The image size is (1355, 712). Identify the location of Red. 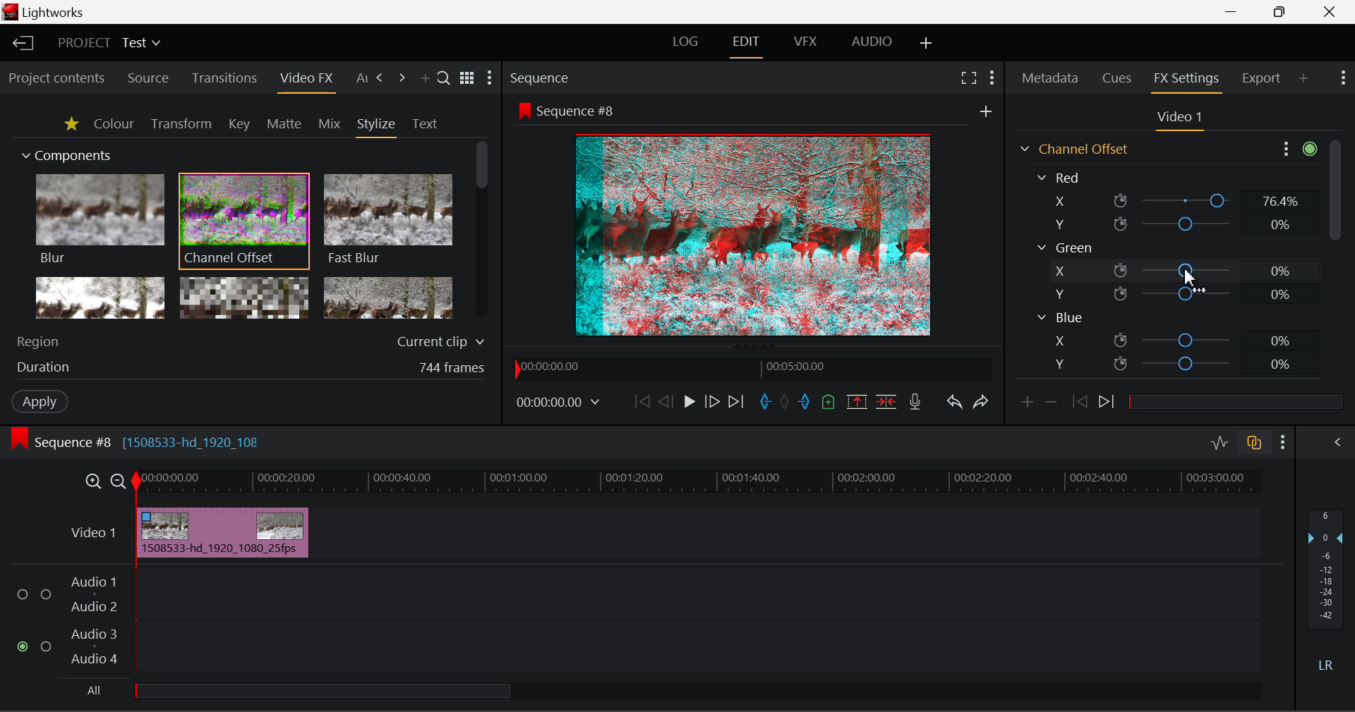
(1061, 176).